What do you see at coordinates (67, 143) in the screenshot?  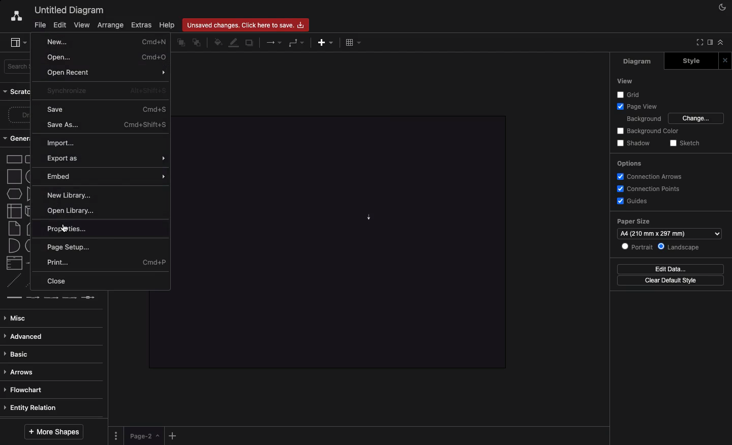 I see `Import` at bounding box center [67, 143].